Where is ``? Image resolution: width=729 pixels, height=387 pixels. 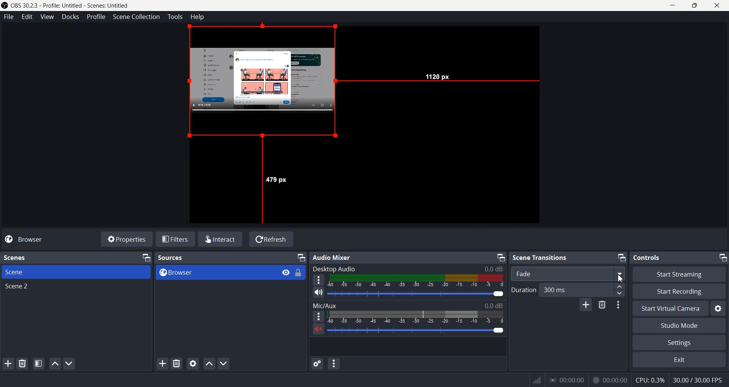  is located at coordinates (611, 379).